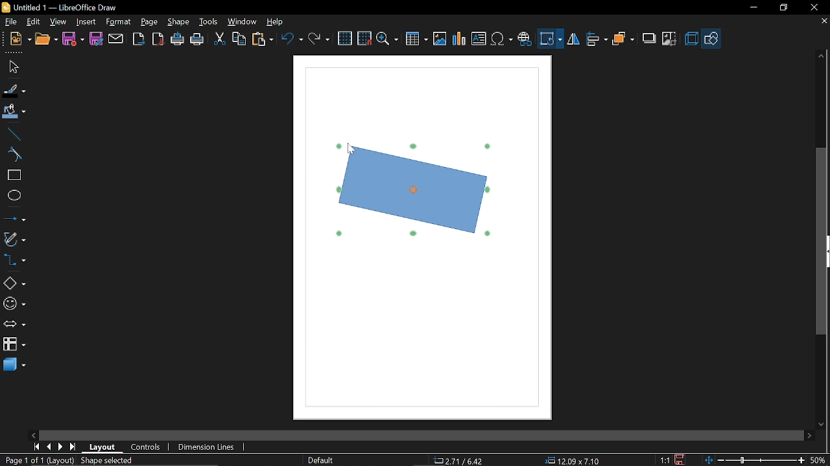 The image size is (830, 466). Describe the element at coordinates (21, 460) in the screenshot. I see `Page 1 of 1` at that location.